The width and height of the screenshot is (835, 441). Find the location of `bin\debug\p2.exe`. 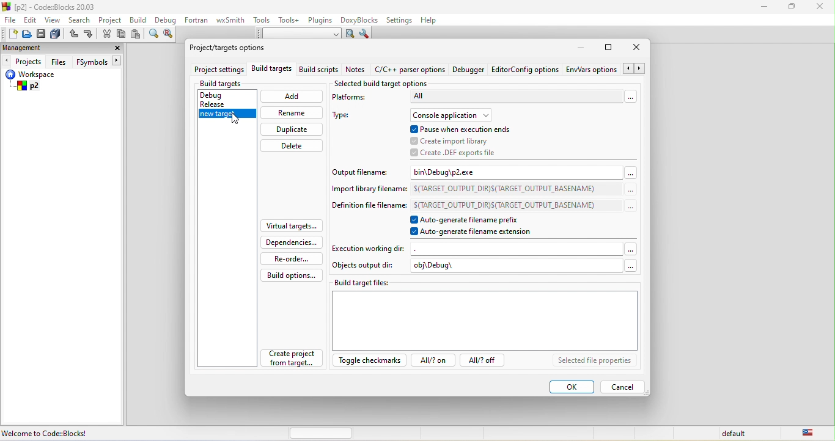

bin\debug\p2.exe is located at coordinates (523, 172).